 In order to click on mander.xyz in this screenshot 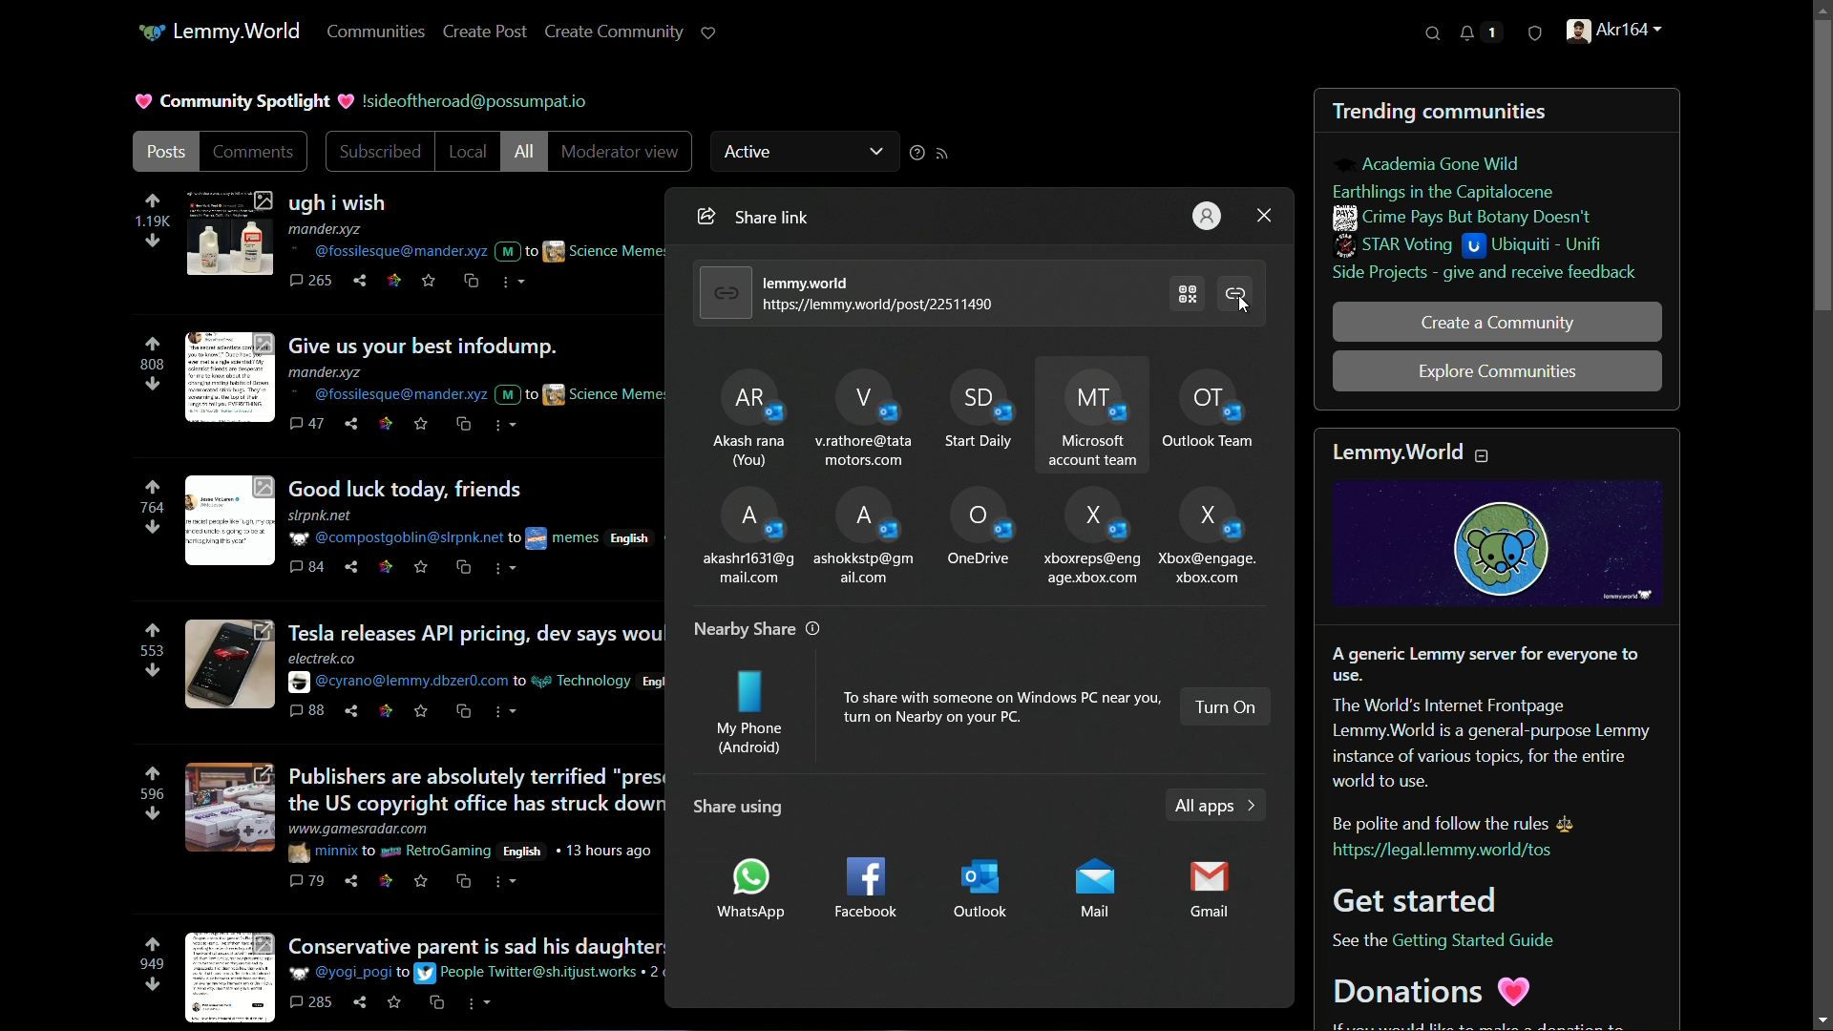, I will do `click(327, 372)`.